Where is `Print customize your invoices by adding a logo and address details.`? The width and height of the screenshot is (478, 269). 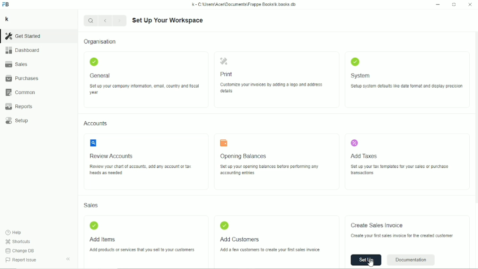 Print customize your invoices by adding a logo and address details. is located at coordinates (269, 74).